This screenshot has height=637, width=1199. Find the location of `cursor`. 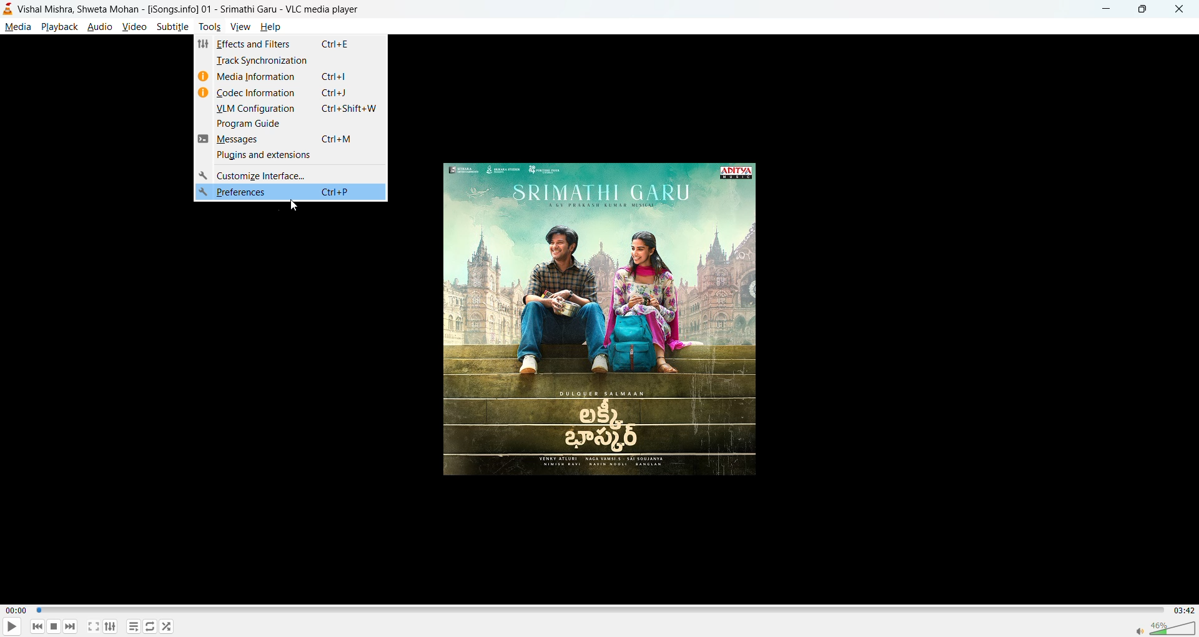

cursor is located at coordinates (296, 204).